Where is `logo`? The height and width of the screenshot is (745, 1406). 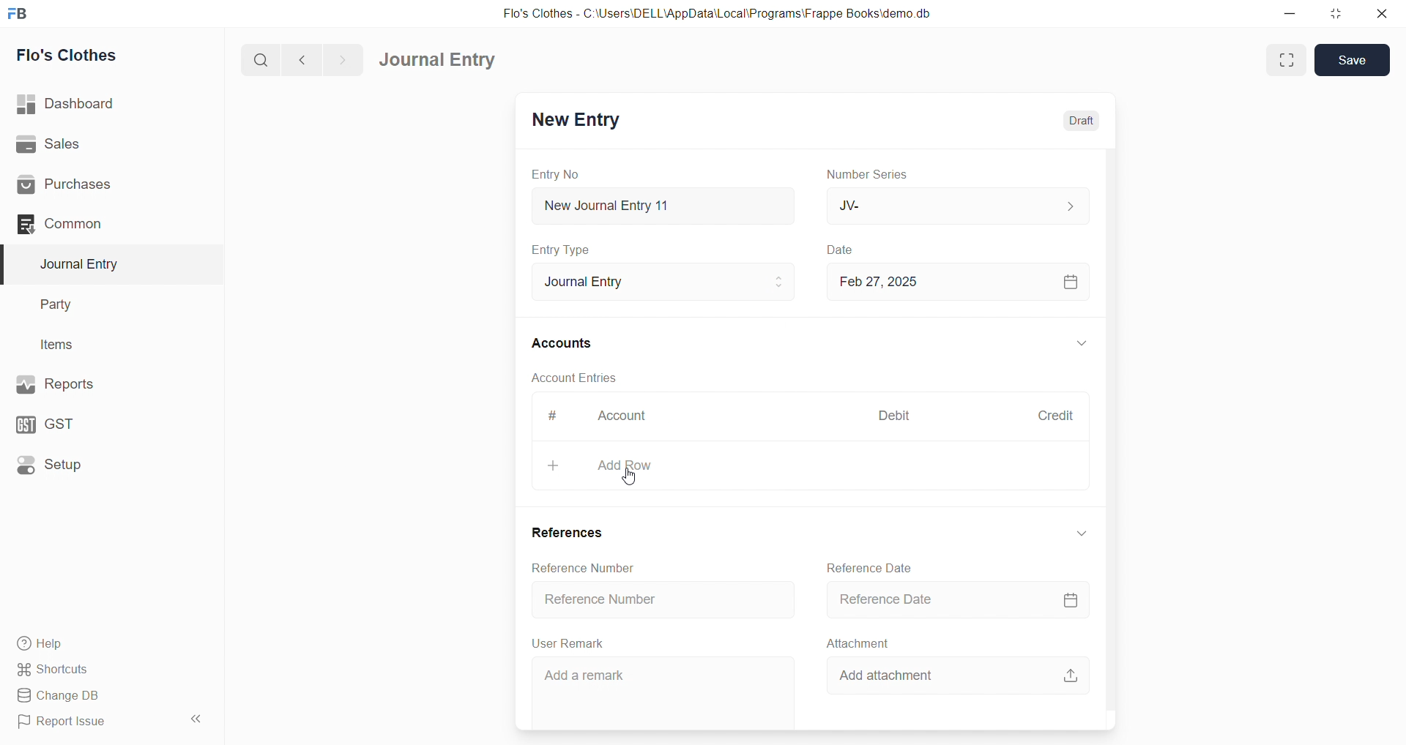
logo is located at coordinates (23, 12).